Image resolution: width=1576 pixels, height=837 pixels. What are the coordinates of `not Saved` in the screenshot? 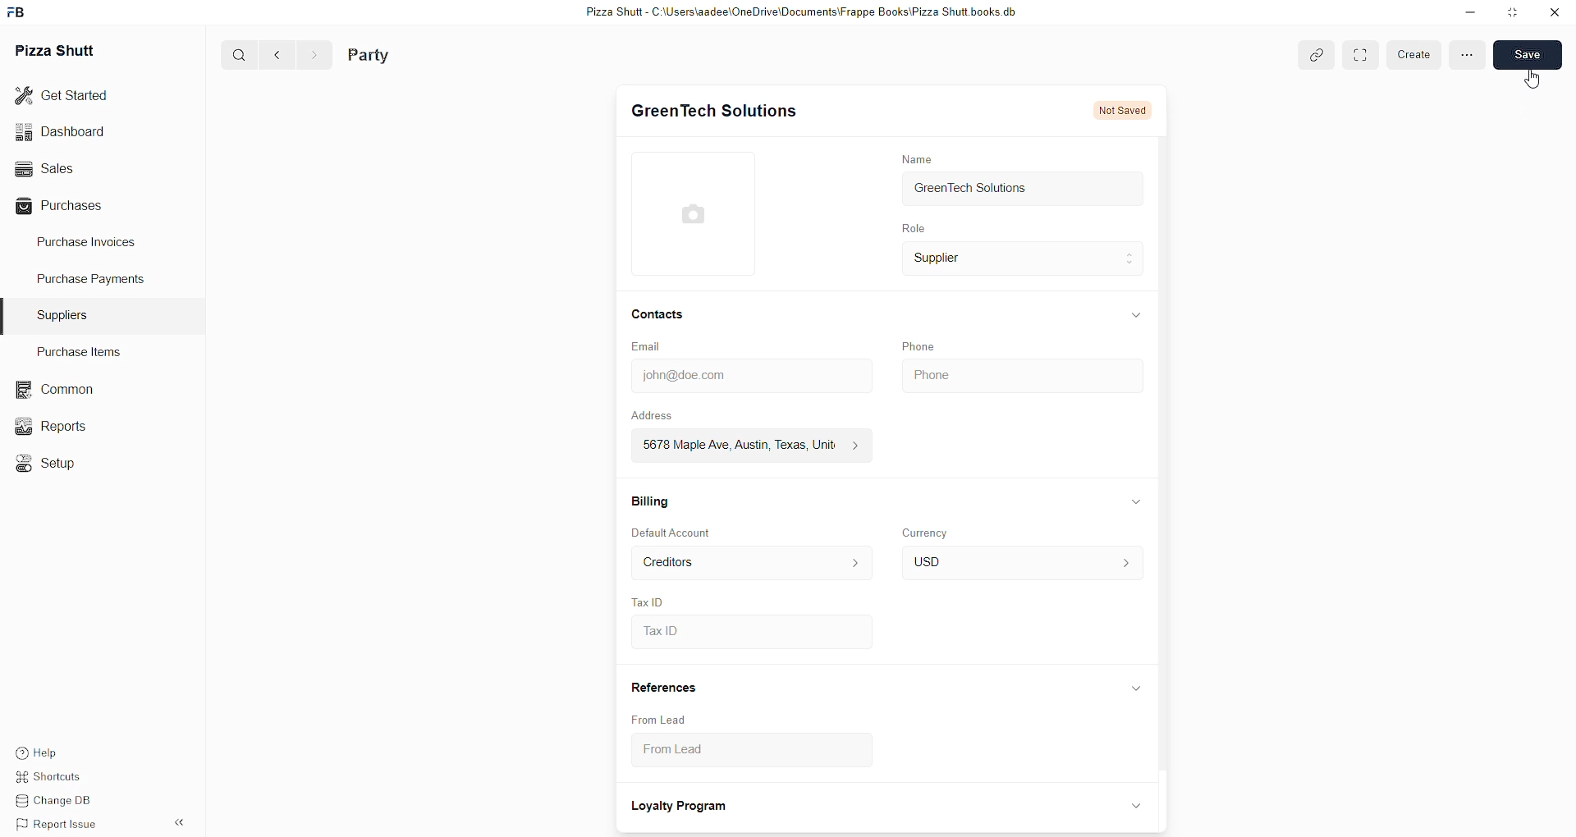 It's located at (1125, 112).